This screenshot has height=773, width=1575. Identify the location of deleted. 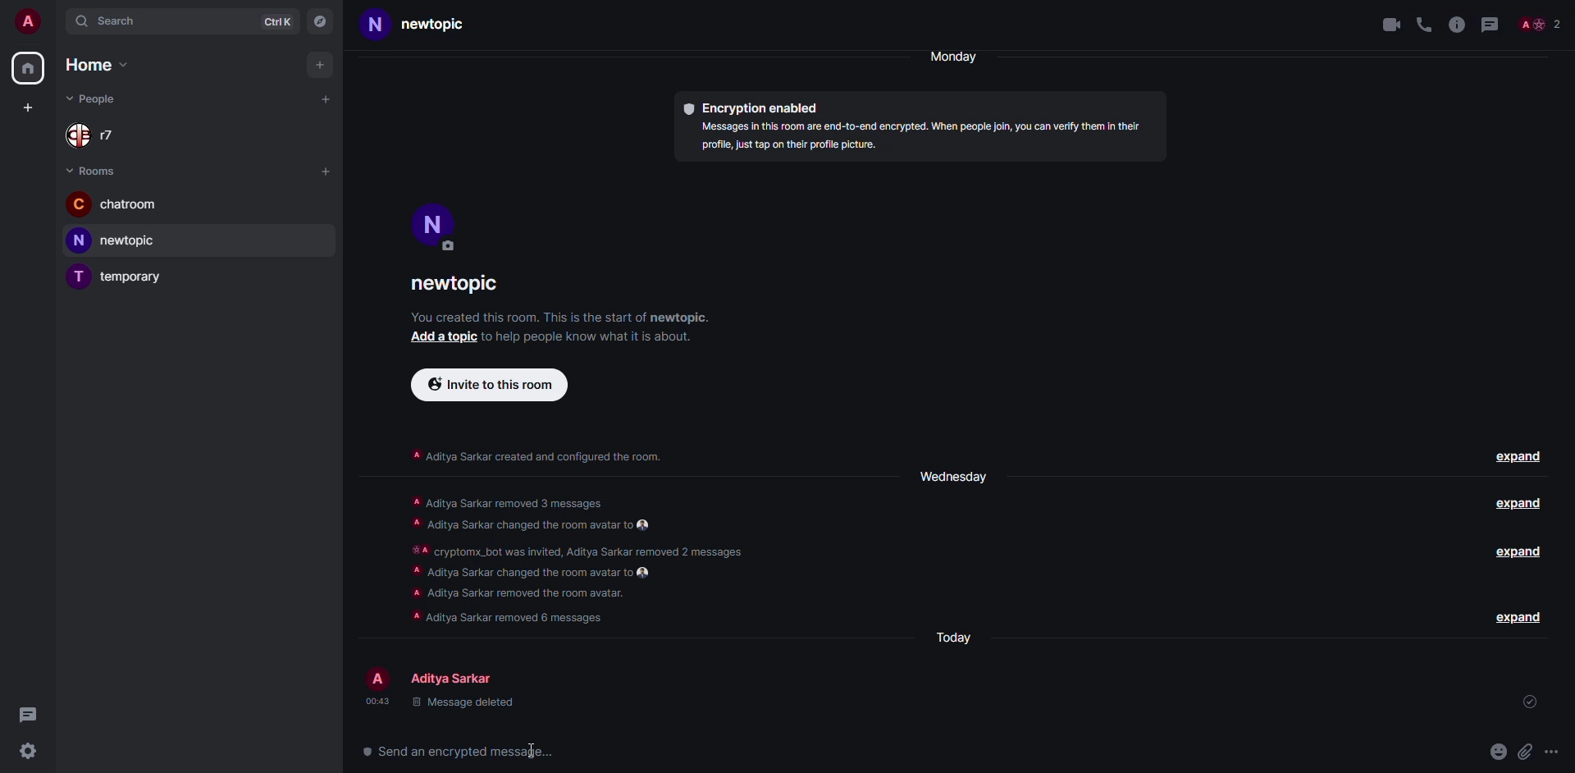
(463, 703).